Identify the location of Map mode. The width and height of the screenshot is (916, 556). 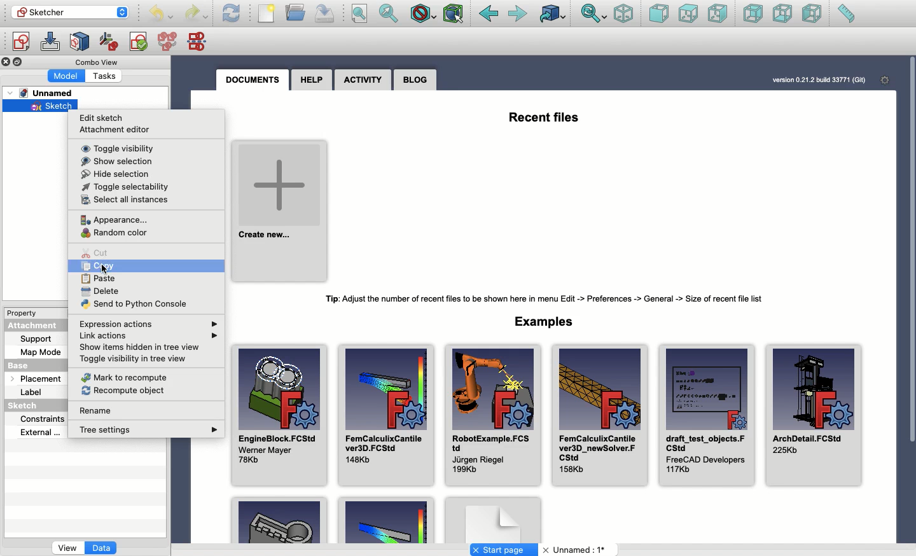
(41, 351).